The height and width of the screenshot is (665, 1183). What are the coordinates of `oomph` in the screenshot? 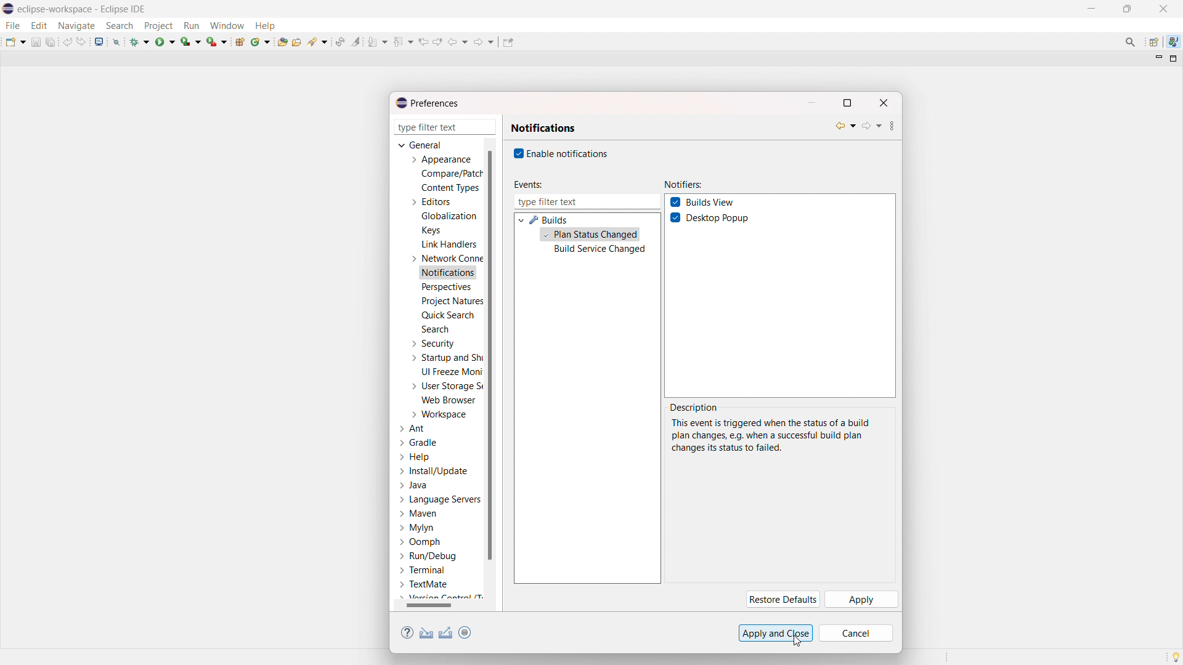 It's located at (420, 543).